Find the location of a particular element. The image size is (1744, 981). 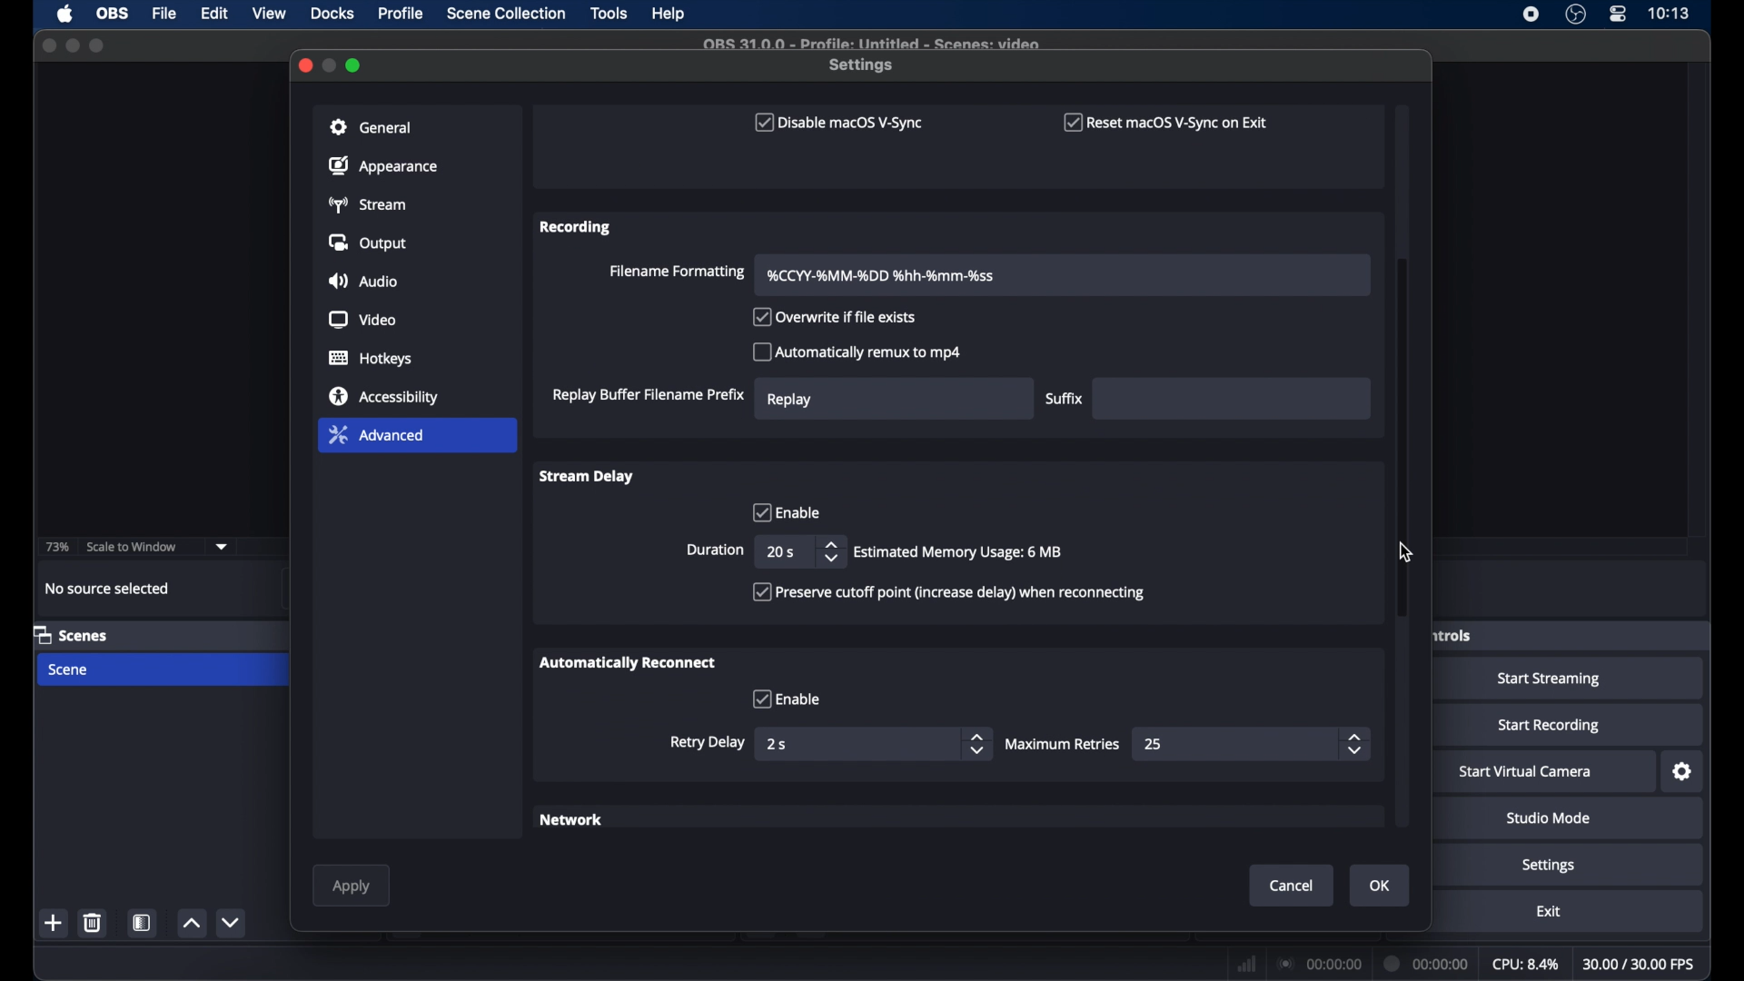

automatically remux to mp4 is located at coordinates (857, 352).